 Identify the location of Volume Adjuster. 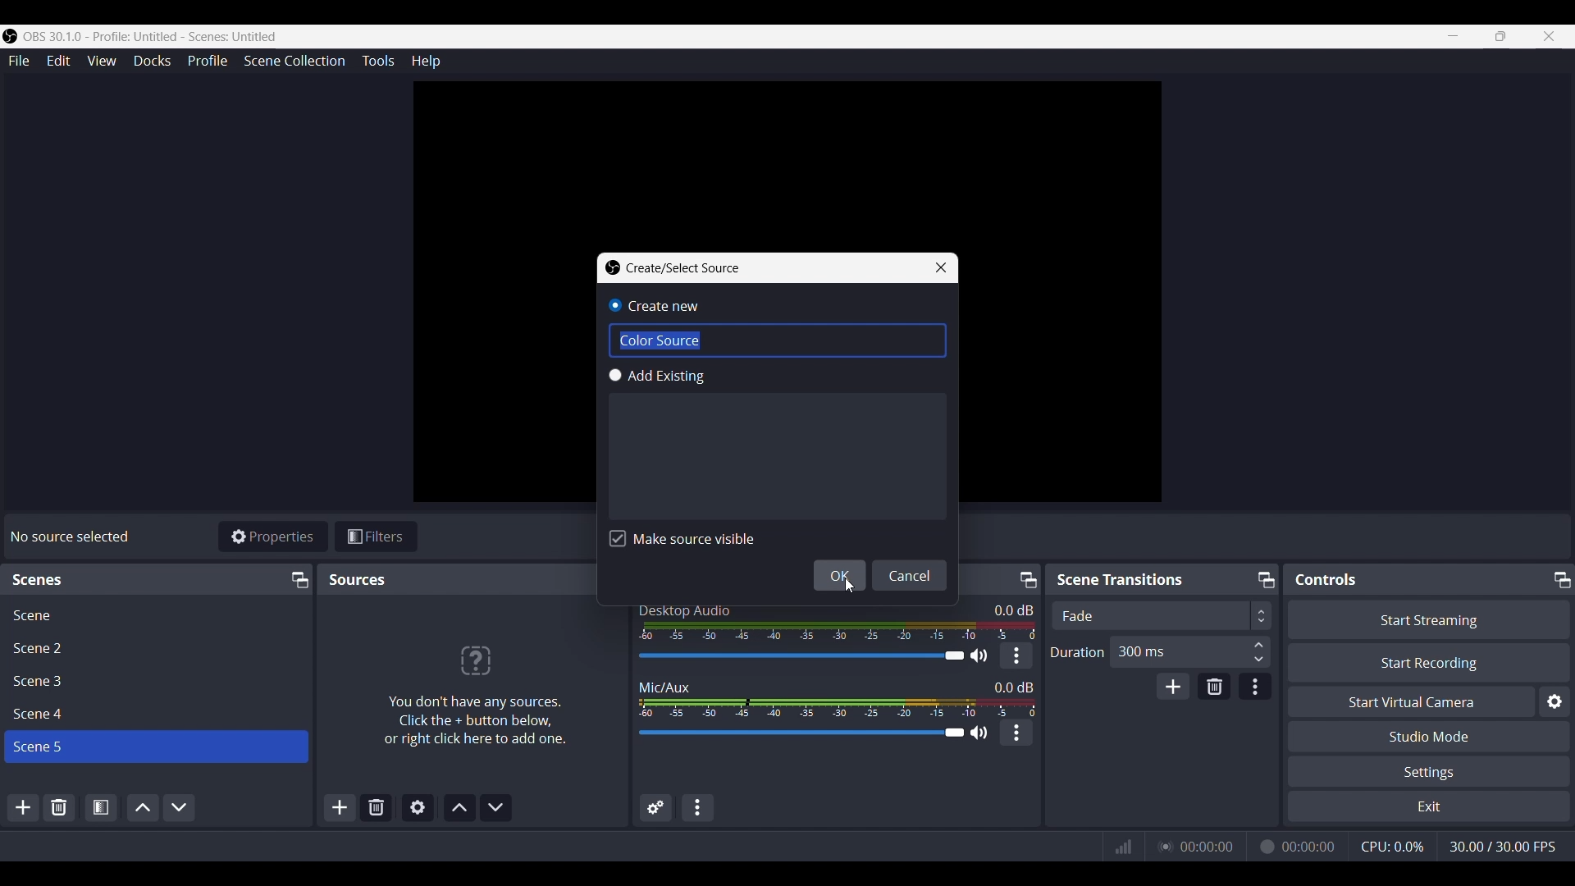
(812, 655).